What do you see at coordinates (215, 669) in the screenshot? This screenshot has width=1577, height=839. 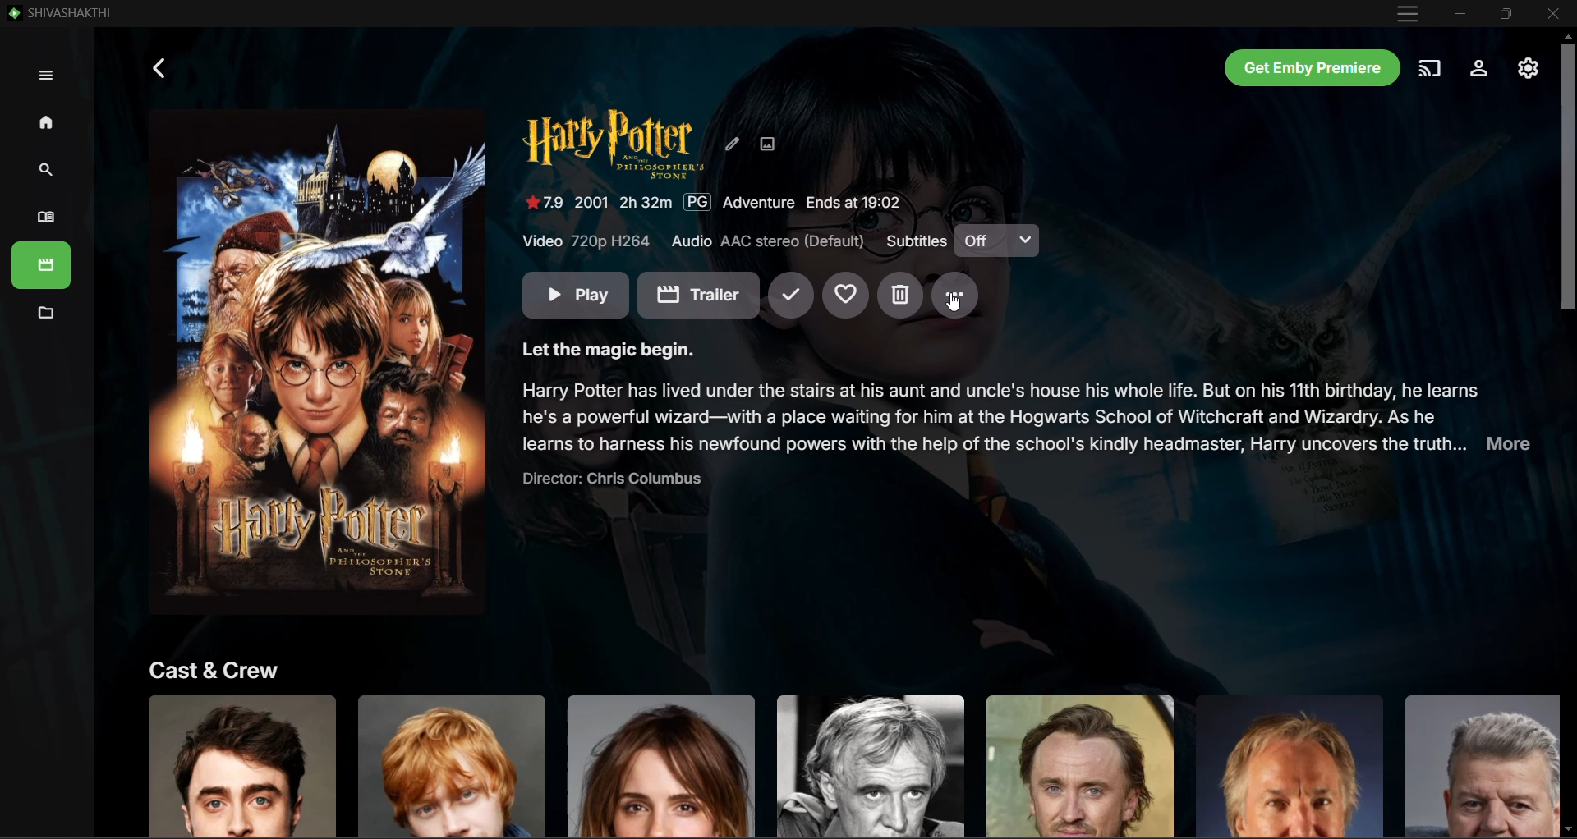 I see `Cast and Crew` at bounding box center [215, 669].